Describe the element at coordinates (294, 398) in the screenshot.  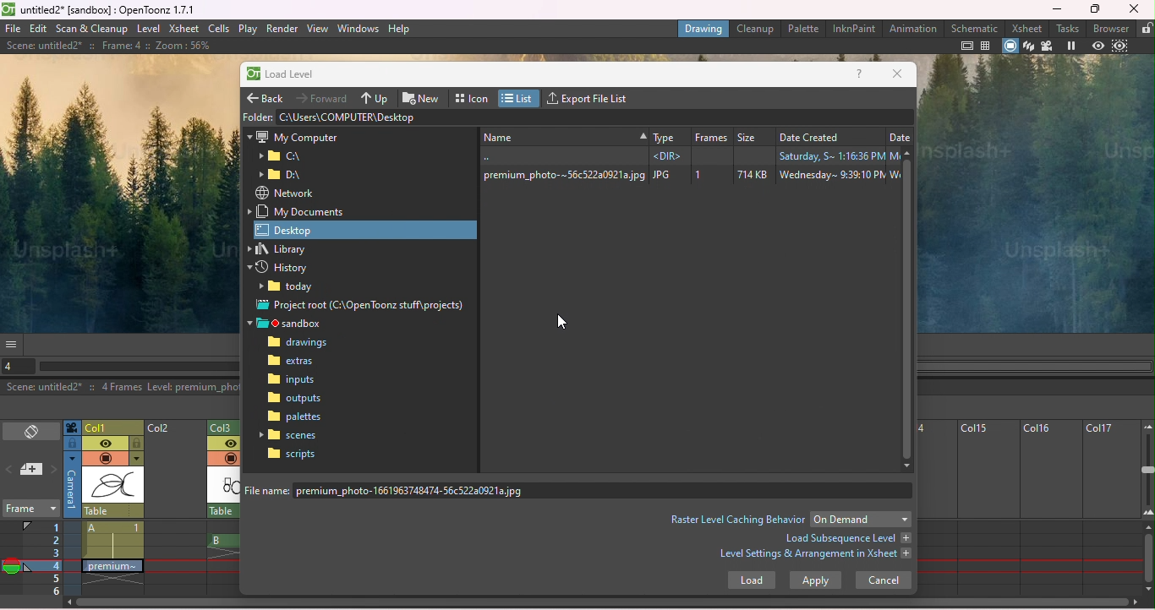
I see `Outputs` at that location.